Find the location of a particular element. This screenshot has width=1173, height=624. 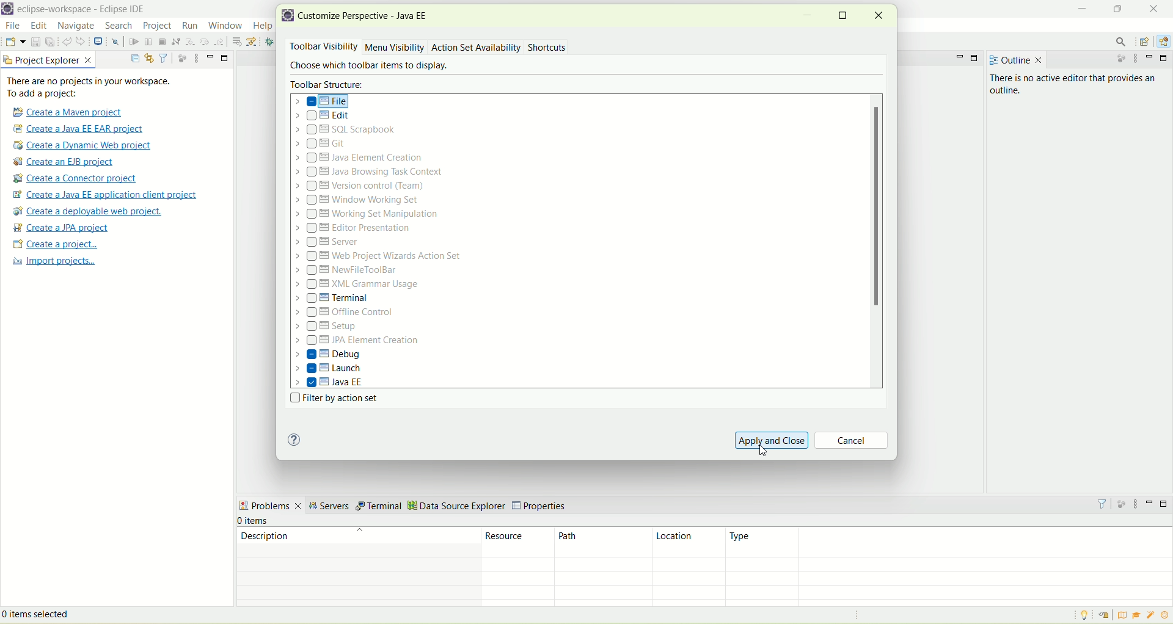

Java EE is located at coordinates (1163, 42).